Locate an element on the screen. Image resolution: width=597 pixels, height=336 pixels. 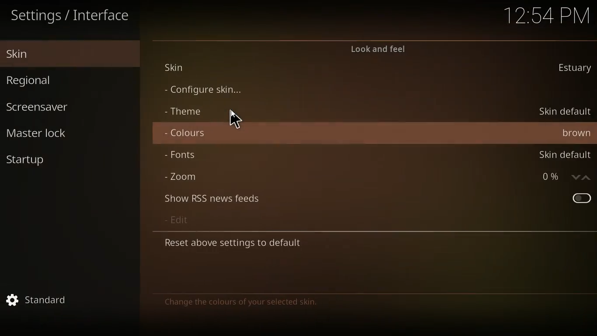
toggle switch is located at coordinates (579, 198).